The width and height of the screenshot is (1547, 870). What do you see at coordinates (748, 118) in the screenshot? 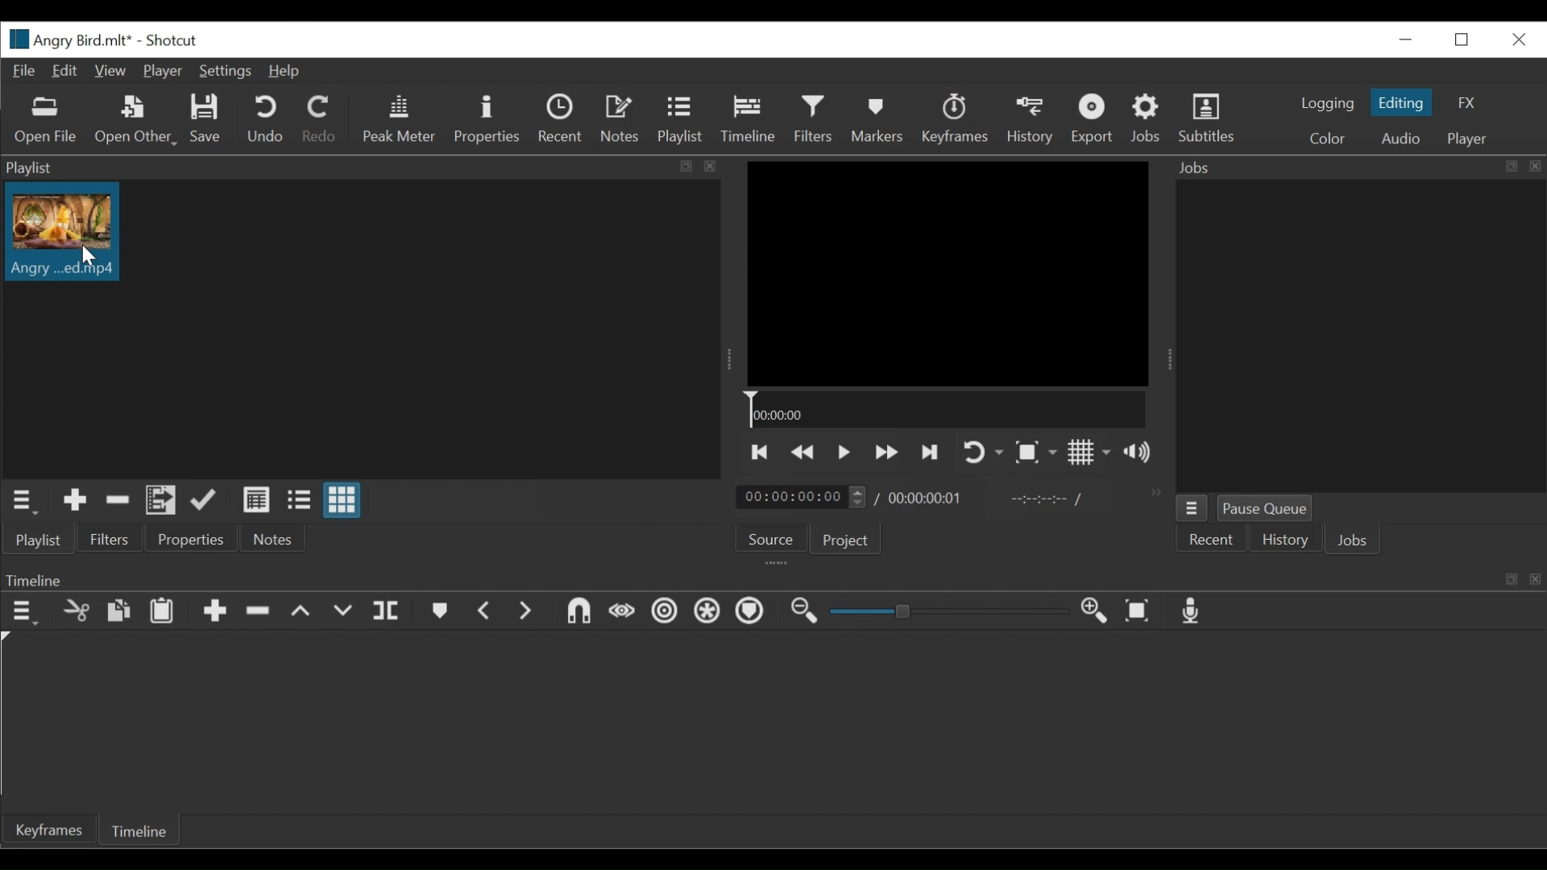
I see `Timeline` at bounding box center [748, 118].